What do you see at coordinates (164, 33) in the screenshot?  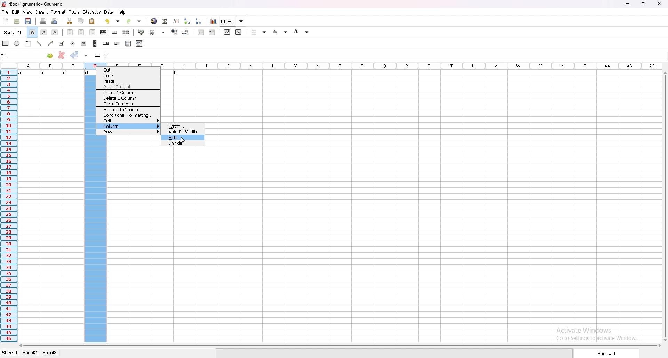 I see `thousands separator` at bounding box center [164, 33].